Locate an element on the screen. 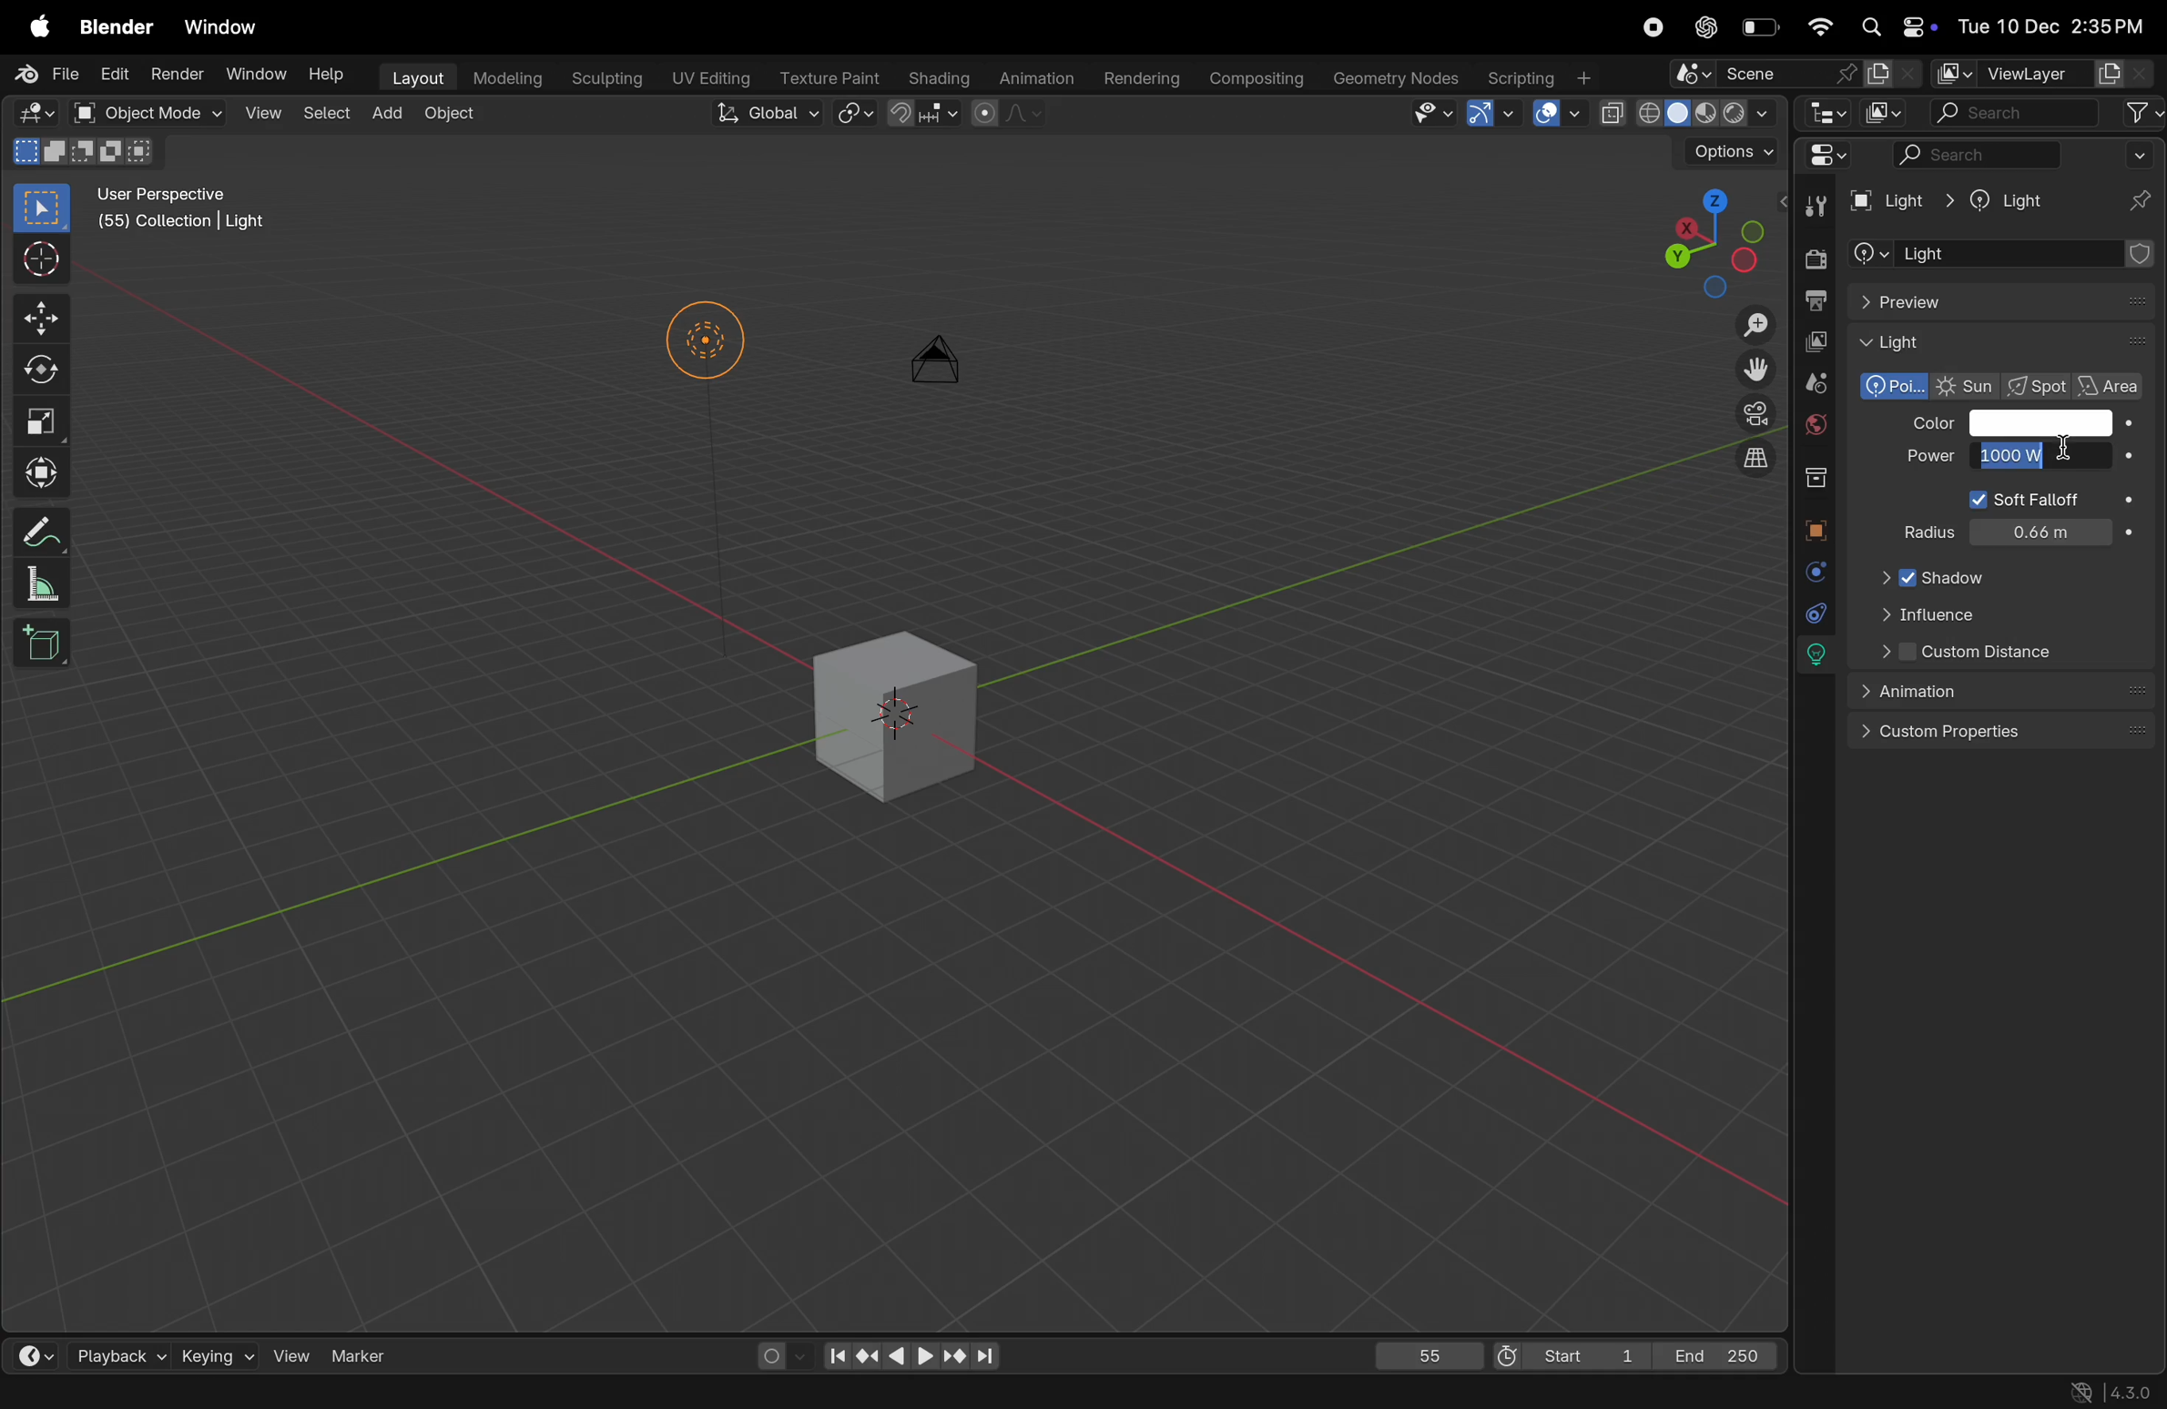 This screenshot has width=2167, height=1409. Global is located at coordinates (766, 117).